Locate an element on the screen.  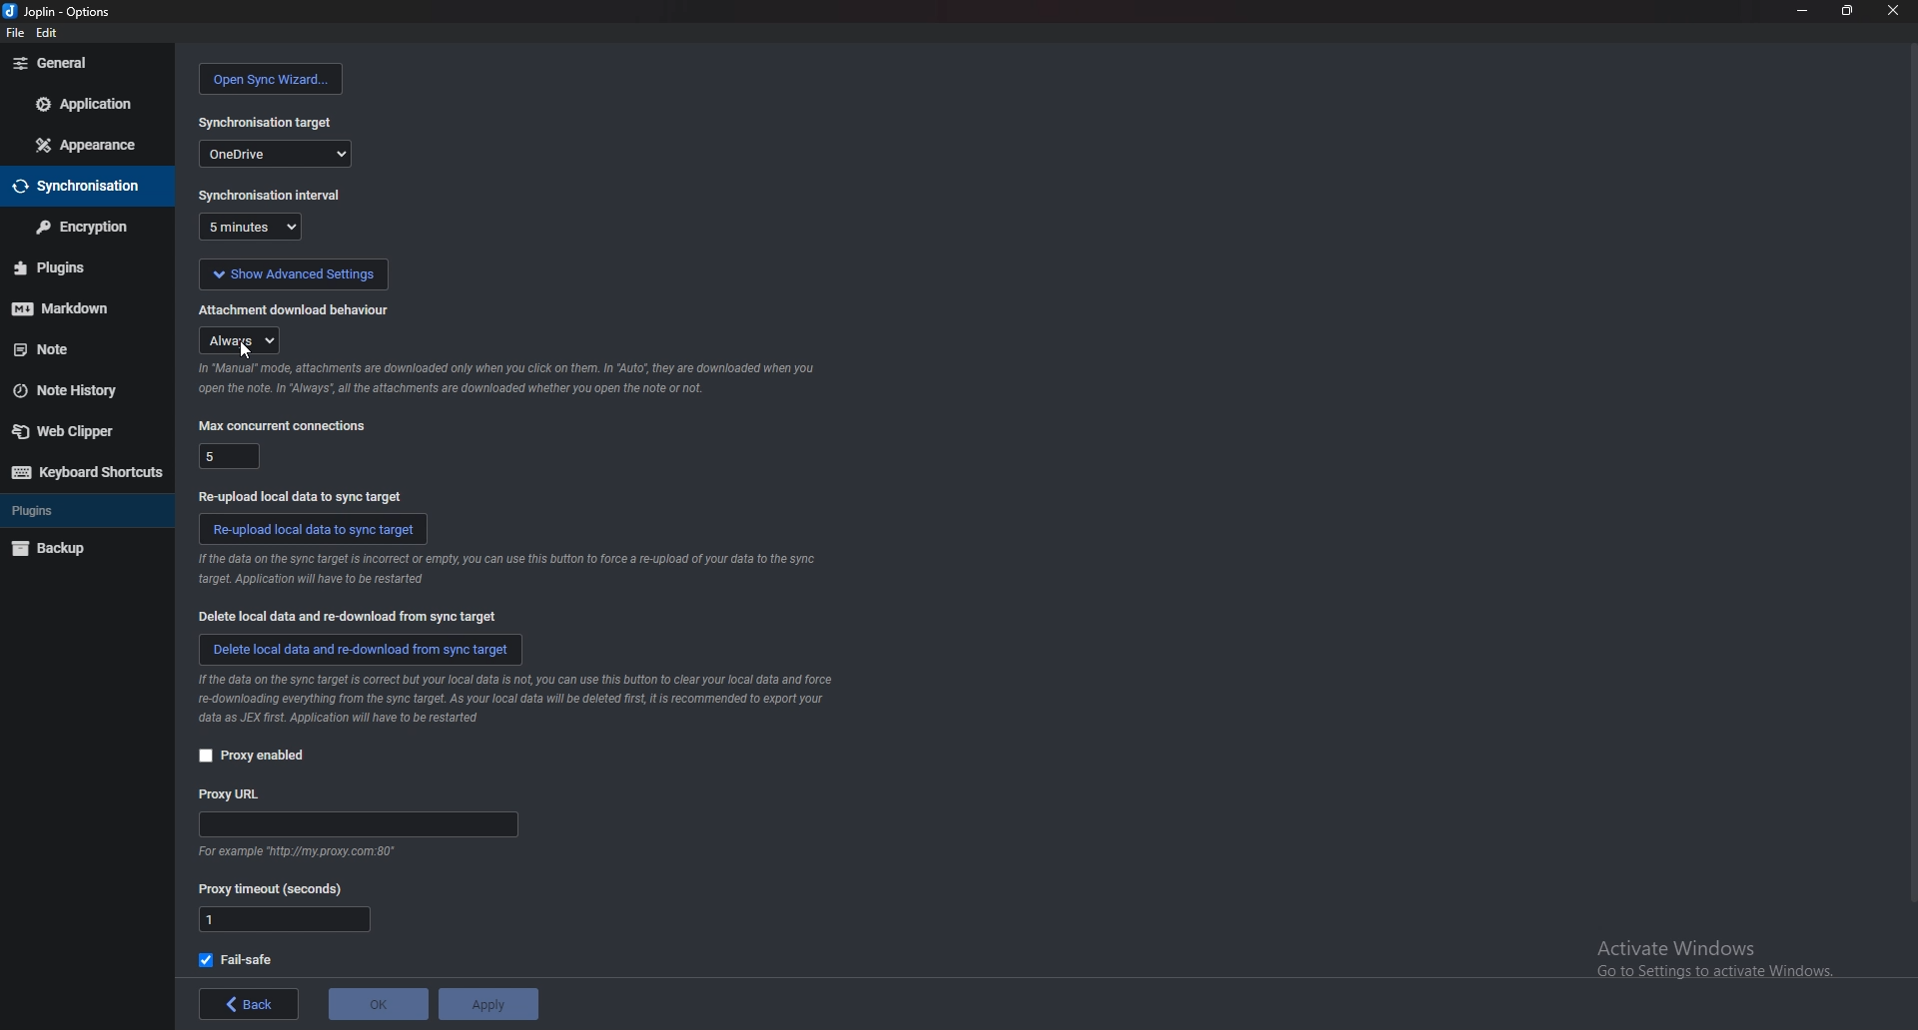
sync interval is located at coordinates (273, 195).